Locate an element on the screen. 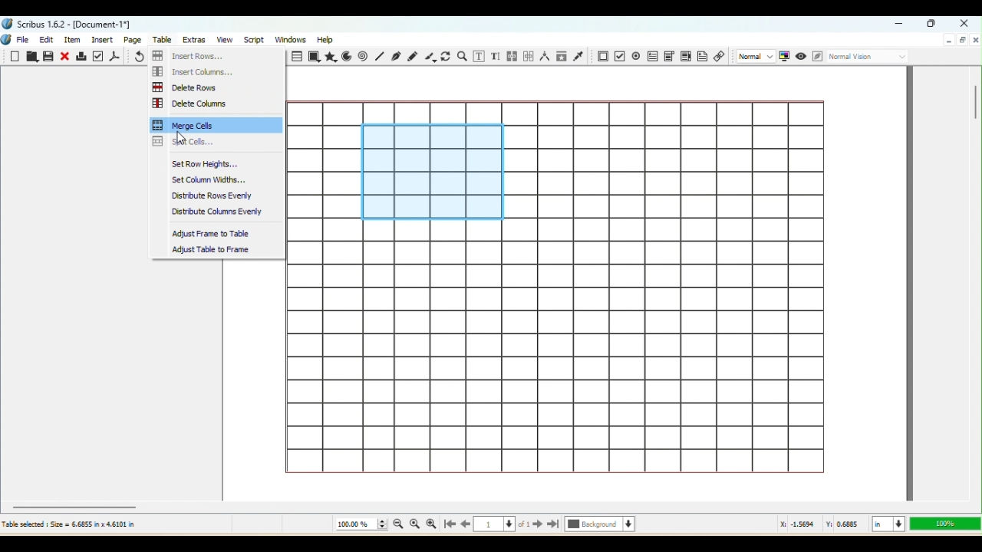  : 1.8413 Y: 1.5099 is located at coordinates (821, 525).